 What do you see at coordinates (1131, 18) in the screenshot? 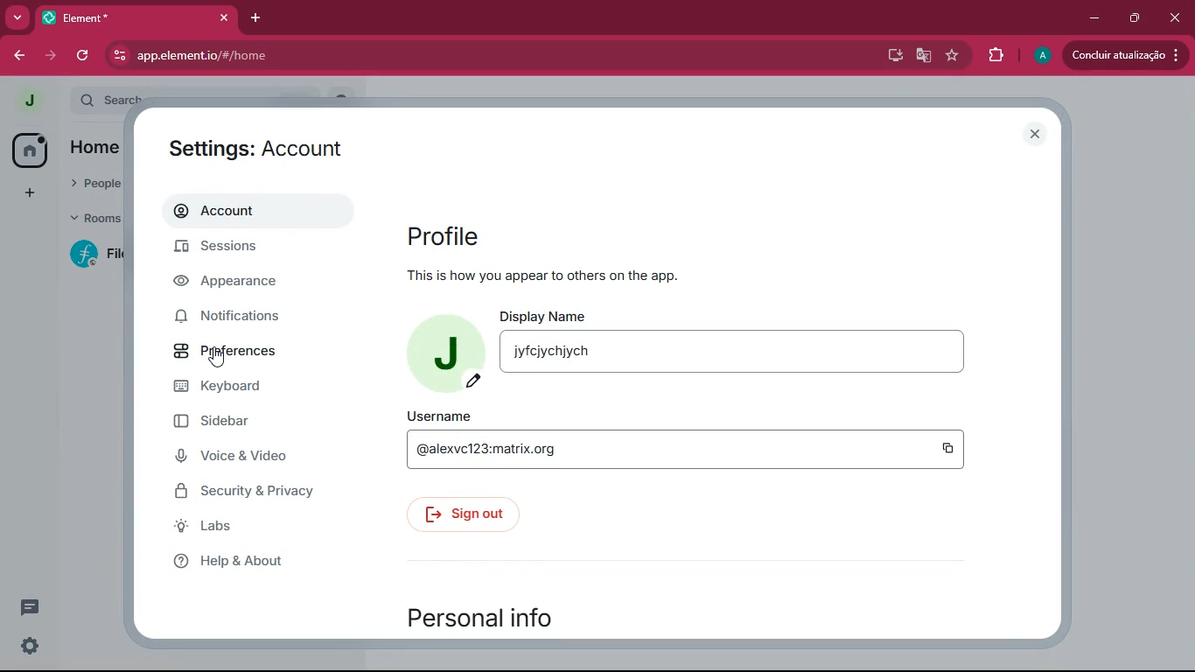
I see `maximize` at bounding box center [1131, 18].